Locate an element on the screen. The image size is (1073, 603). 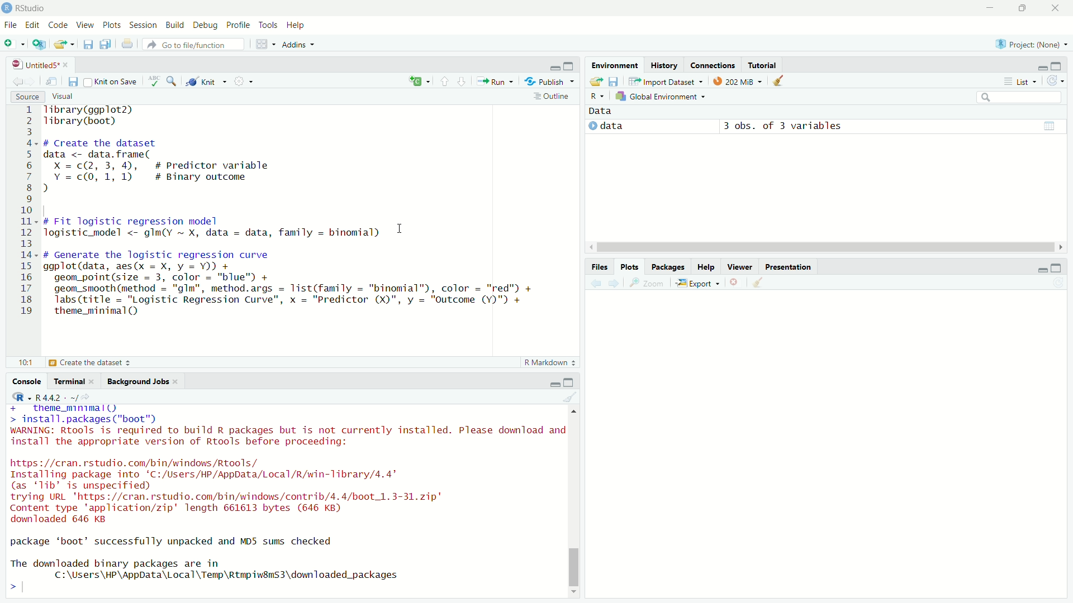
Knit on Save is located at coordinates (112, 82).